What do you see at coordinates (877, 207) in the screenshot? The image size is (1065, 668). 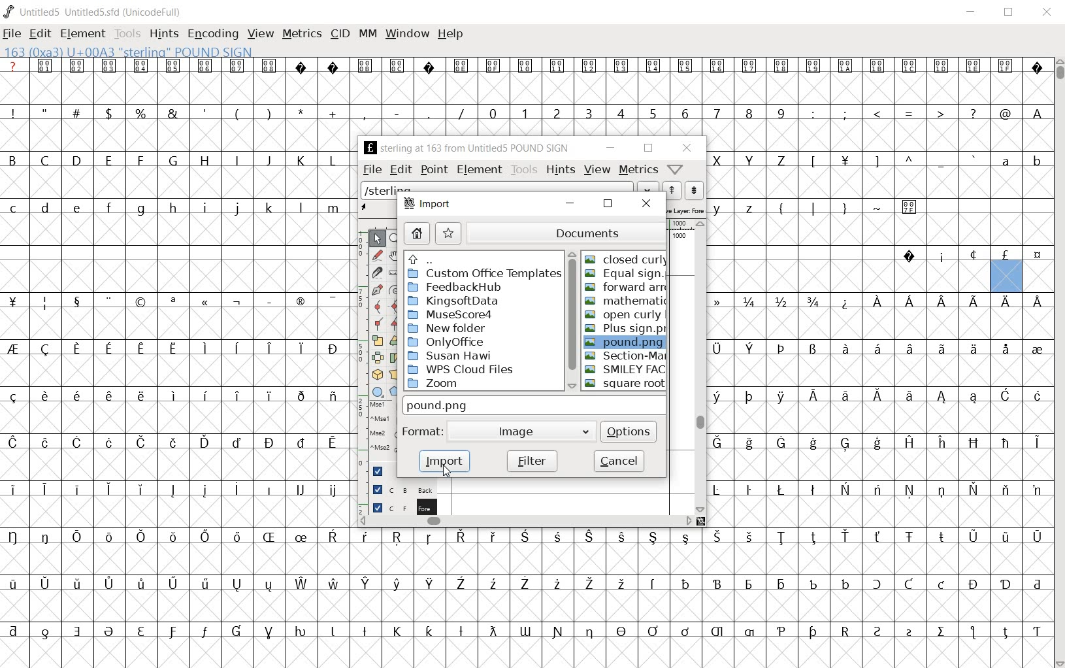 I see `~` at bounding box center [877, 207].